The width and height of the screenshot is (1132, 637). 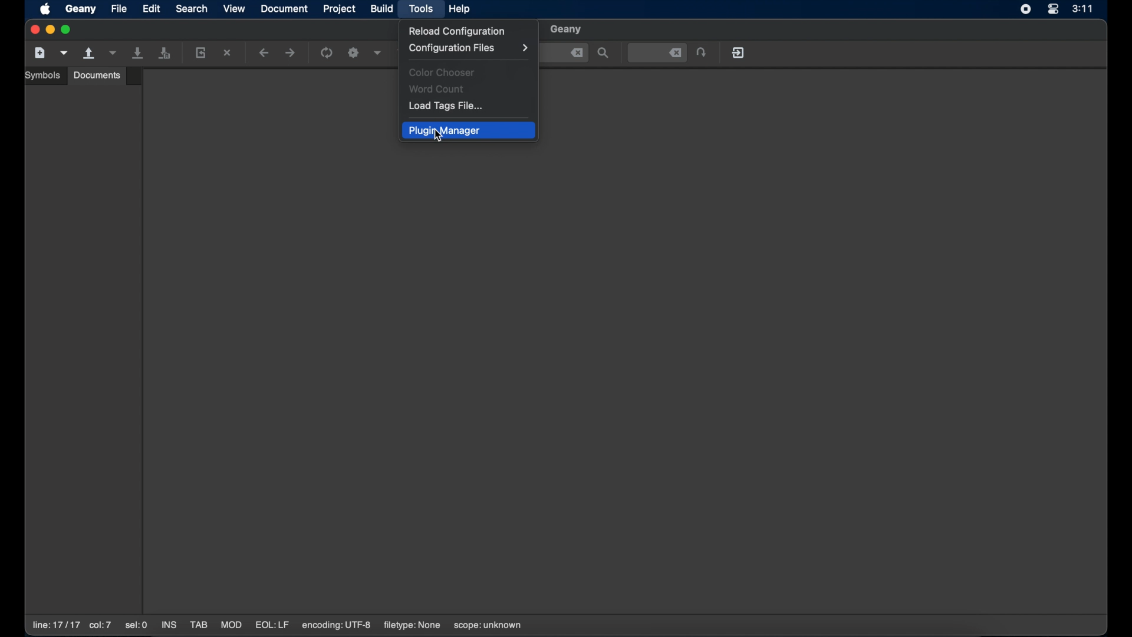 What do you see at coordinates (90, 54) in the screenshot?
I see `open an existing file` at bounding box center [90, 54].